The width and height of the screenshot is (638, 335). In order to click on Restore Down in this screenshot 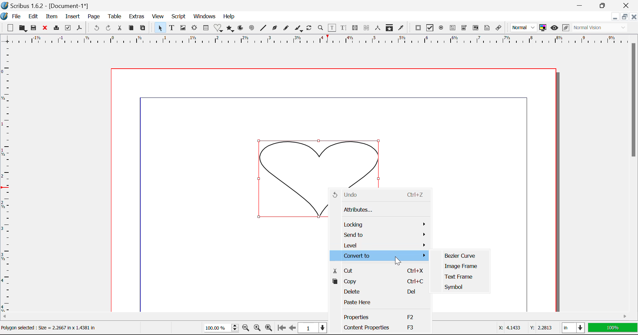, I will do `click(616, 18)`.